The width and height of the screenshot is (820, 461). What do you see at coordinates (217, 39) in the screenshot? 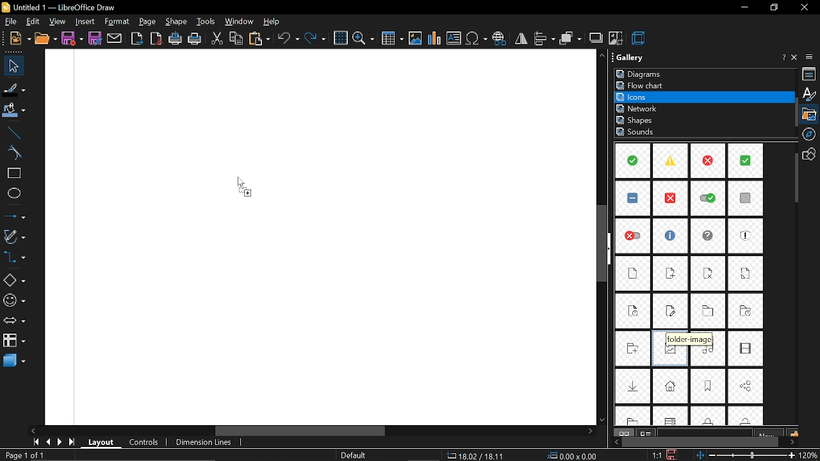
I see `cut` at bounding box center [217, 39].